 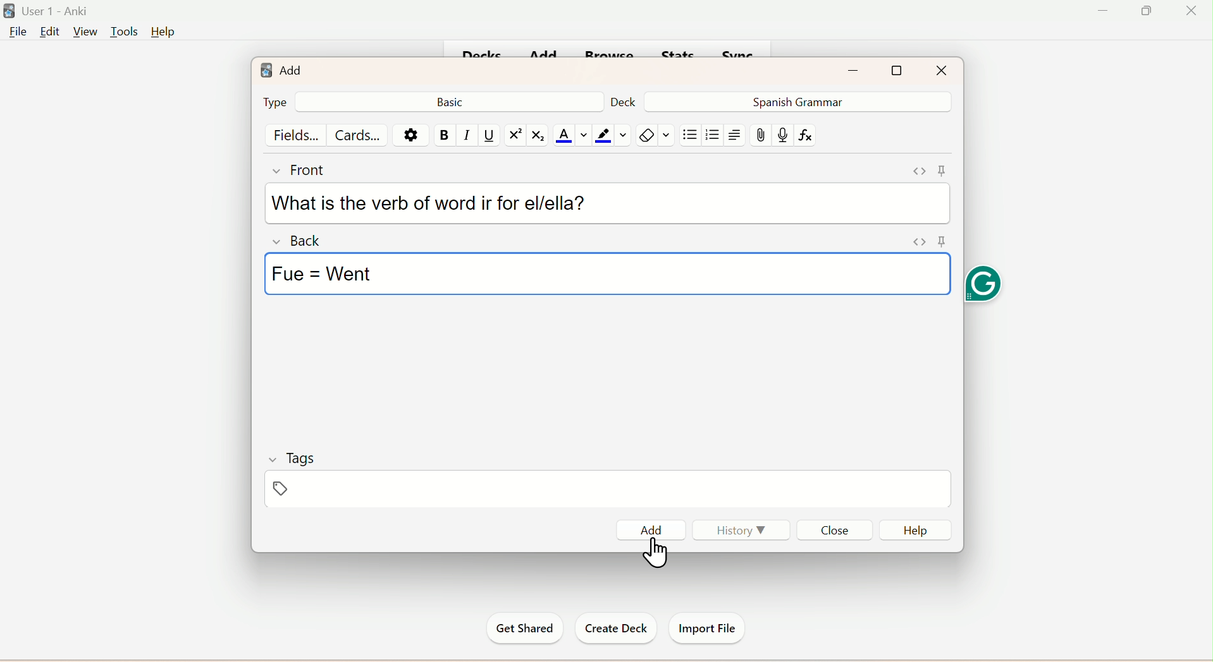 What do you see at coordinates (810, 136) in the screenshot?
I see `fx` at bounding box center [810, 136].